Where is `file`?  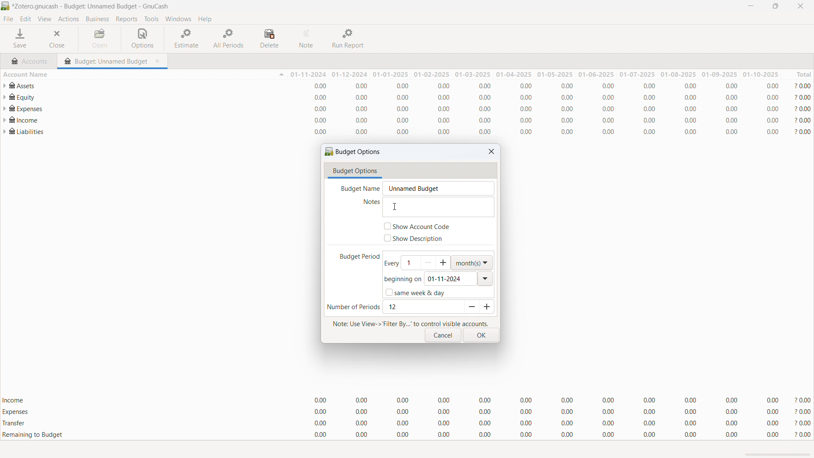
file is located at coordinates (8, 19).